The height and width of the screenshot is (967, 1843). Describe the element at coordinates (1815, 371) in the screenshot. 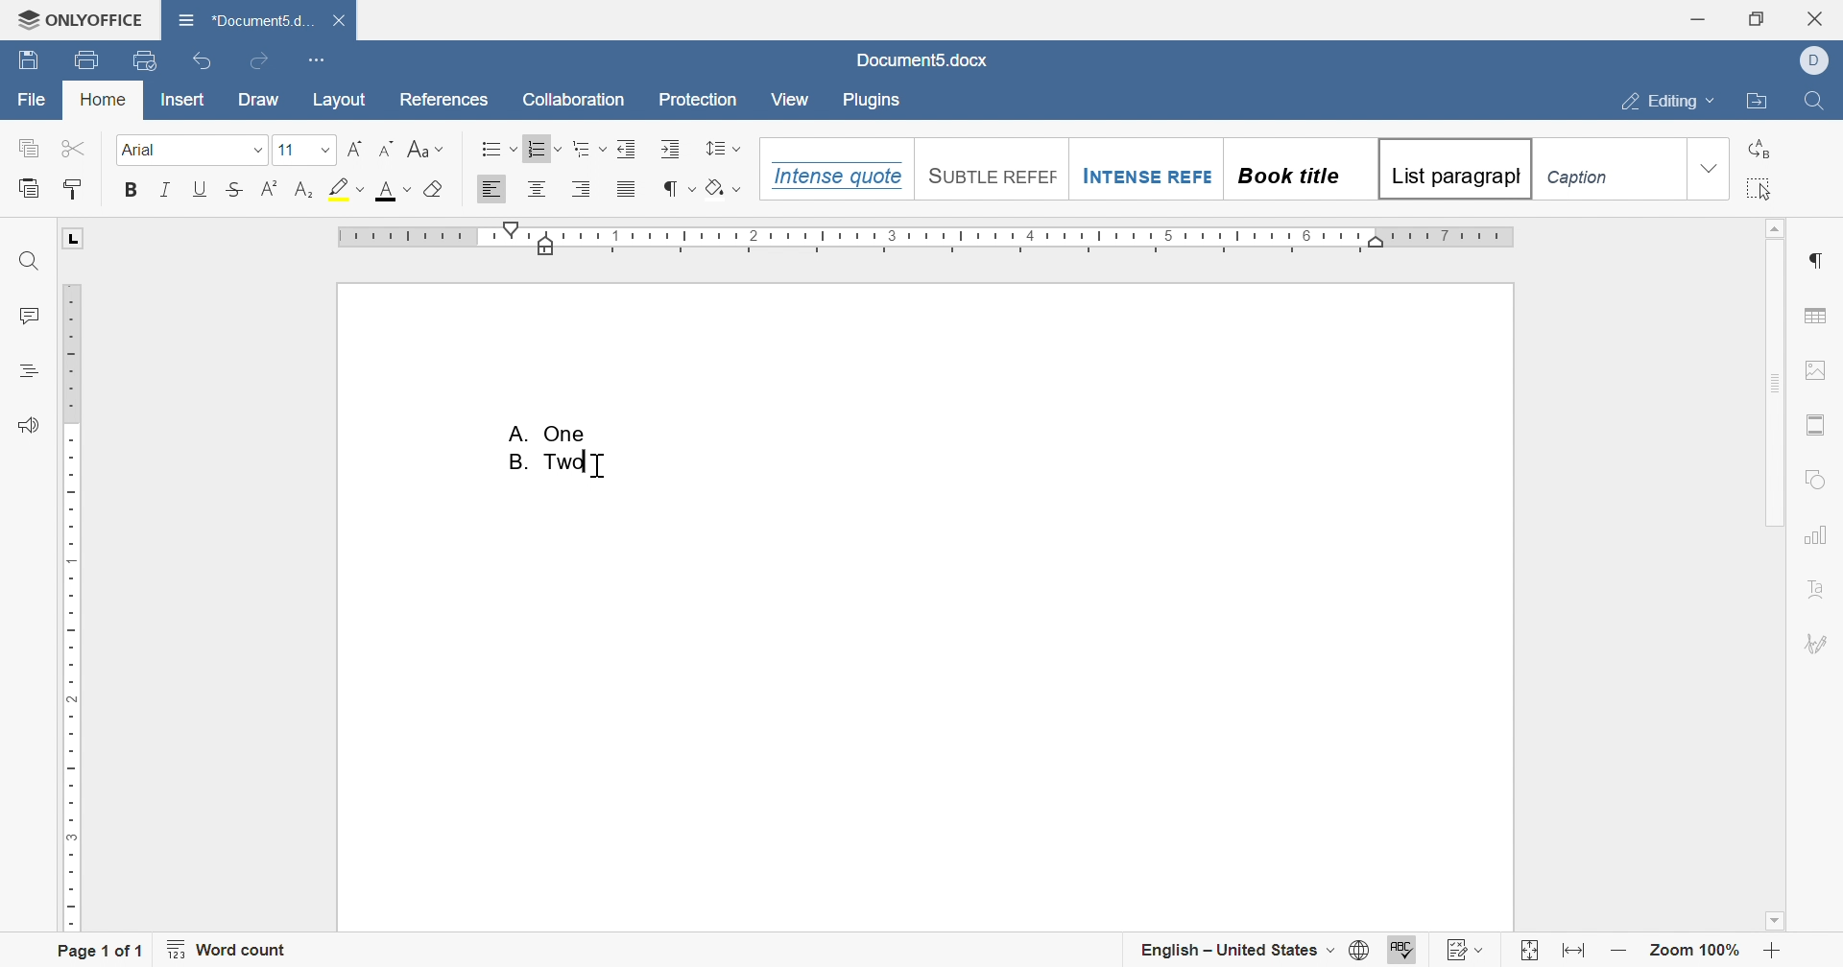

I see `image settings` at that location.